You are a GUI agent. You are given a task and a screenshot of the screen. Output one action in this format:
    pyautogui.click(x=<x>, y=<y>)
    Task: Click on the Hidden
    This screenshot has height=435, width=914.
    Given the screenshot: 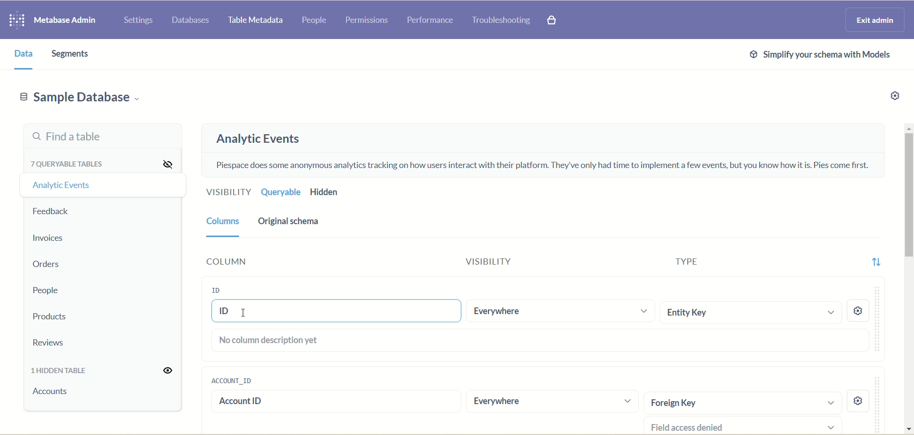 What is the action you would take?
    pyautogui.click(x=326, y=193)
    